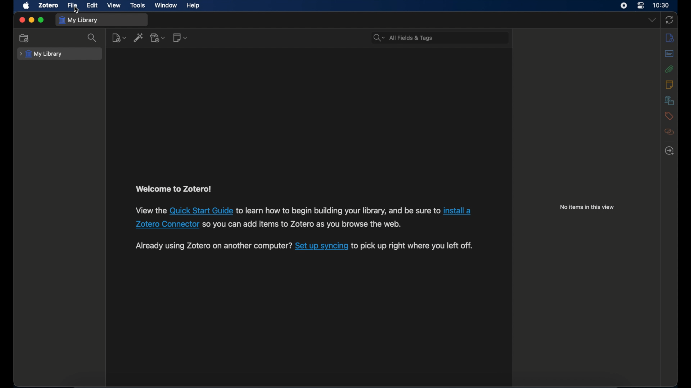 This screenshot has height=388, width=691. What do you see at coordinates (166, 5) in the screenshot?
I see `window` at bounding box center [166, 5].